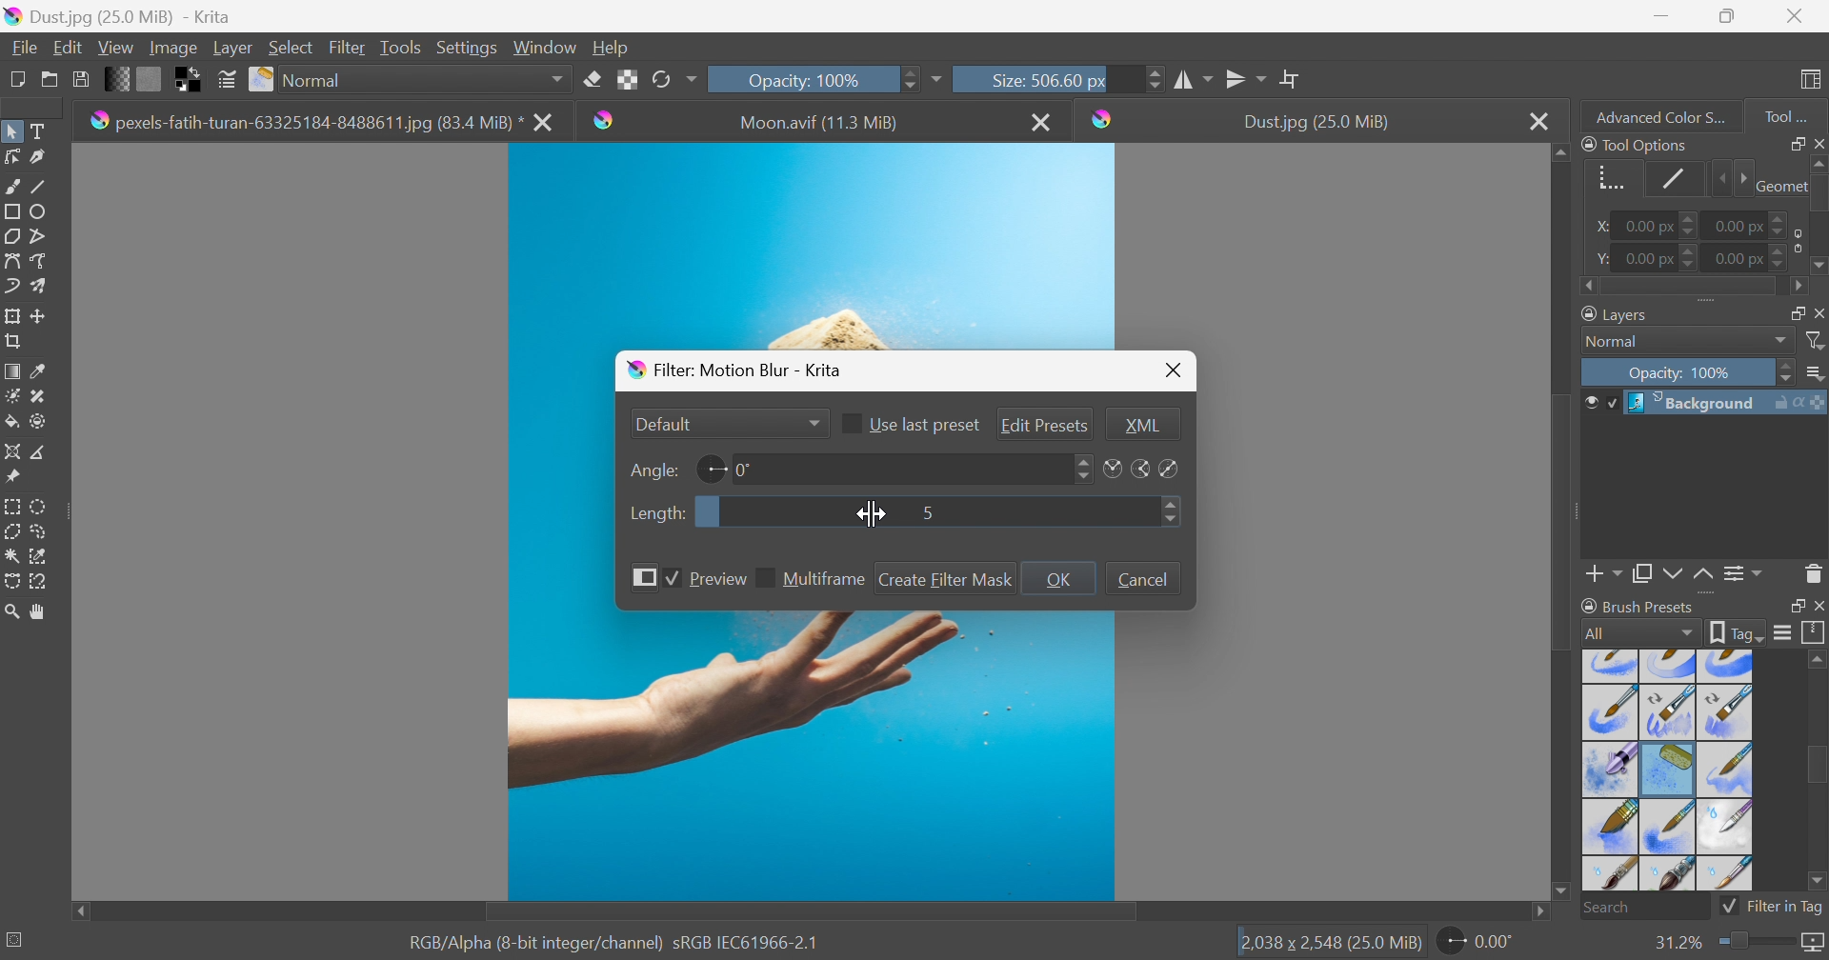 The width and height of the screenshot is (1829, 960). I want to click on Window, so click(546, 46).